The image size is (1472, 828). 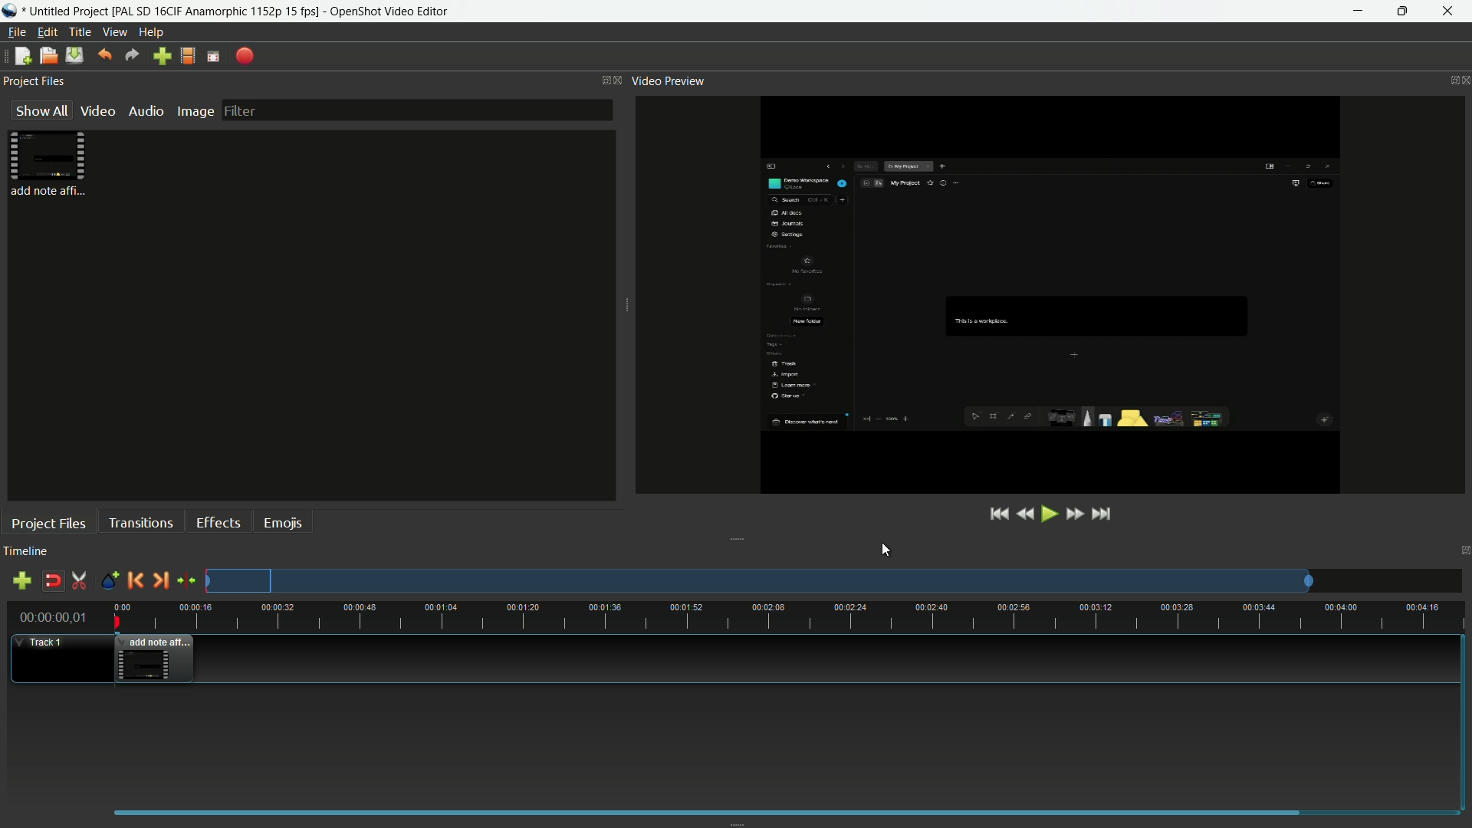 I want to click on video preview, so click(x=669, y=81).